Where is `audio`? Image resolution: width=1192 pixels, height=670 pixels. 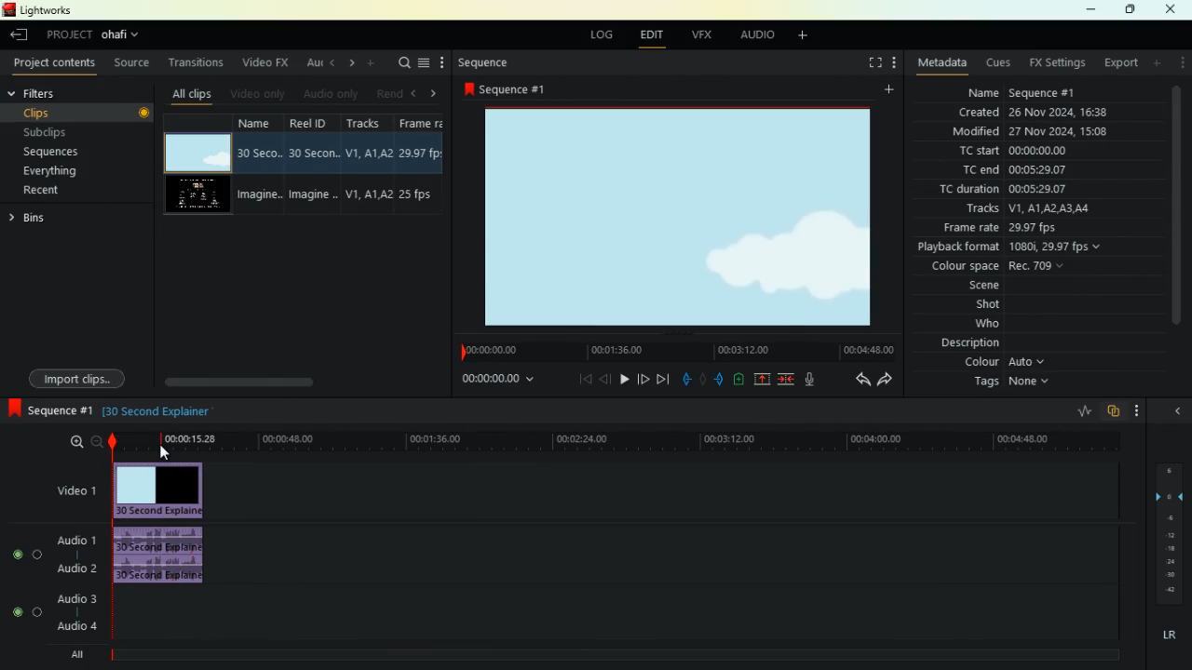
audio is located at coordinates (163, 558).